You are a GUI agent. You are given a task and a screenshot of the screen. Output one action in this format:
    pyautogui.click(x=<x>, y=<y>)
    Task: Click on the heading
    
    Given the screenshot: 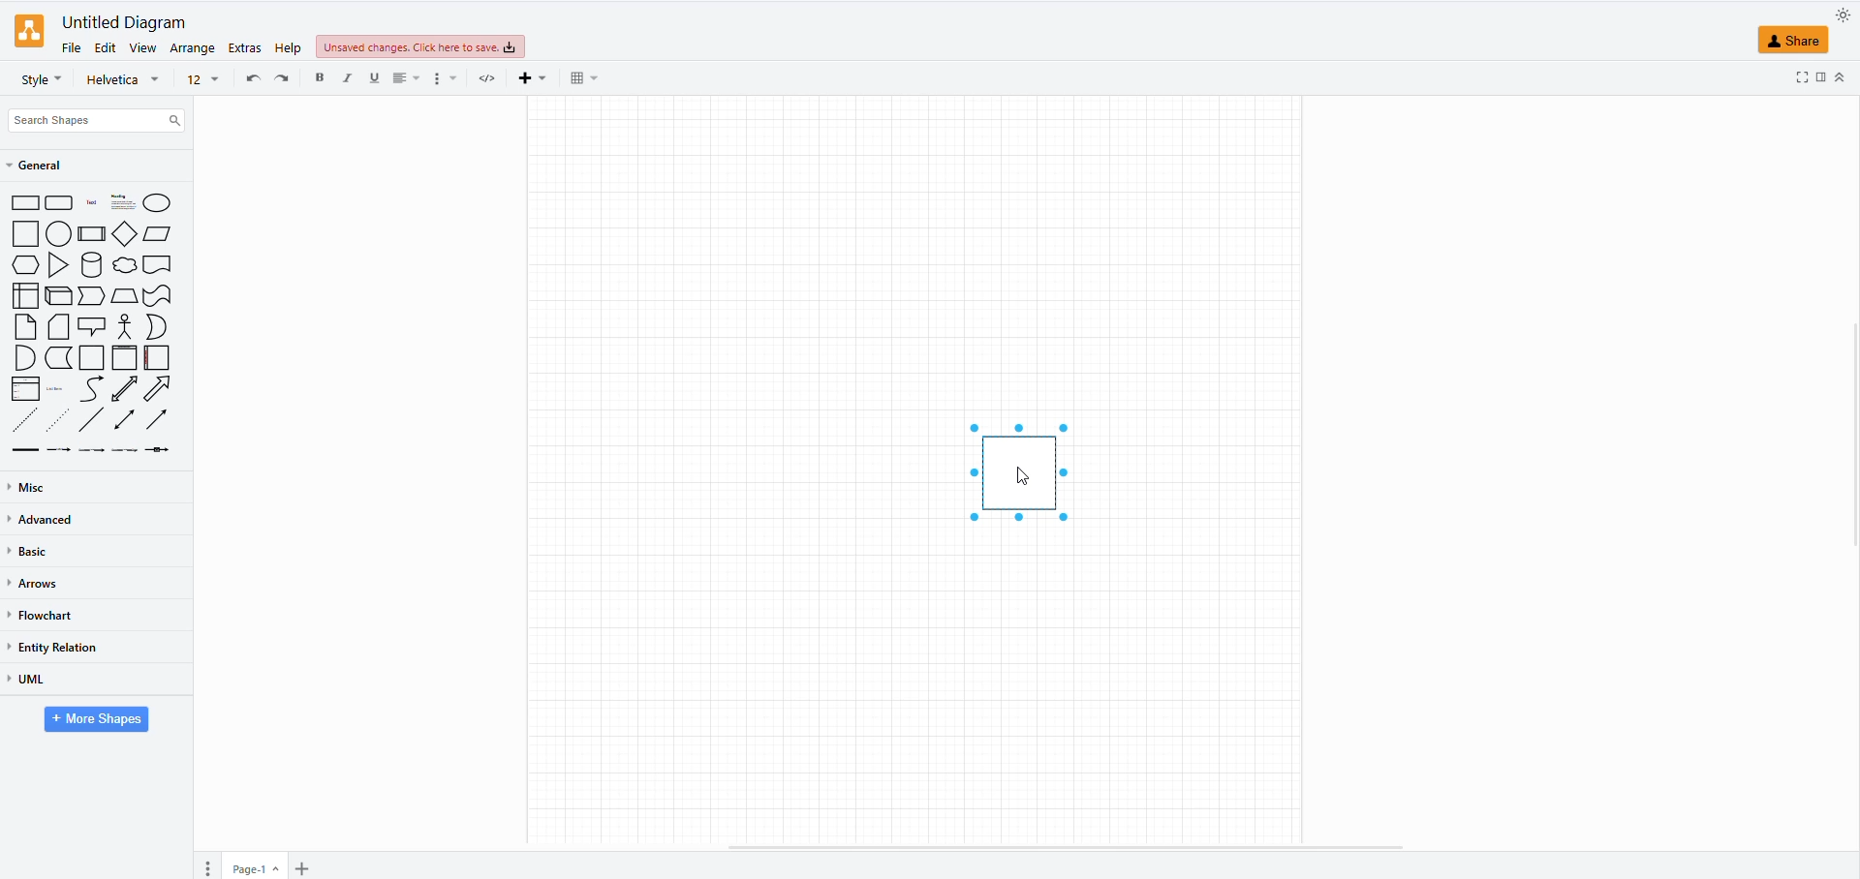 What is the action you would take?
    pyautogui.click(x=121, y=202)
    